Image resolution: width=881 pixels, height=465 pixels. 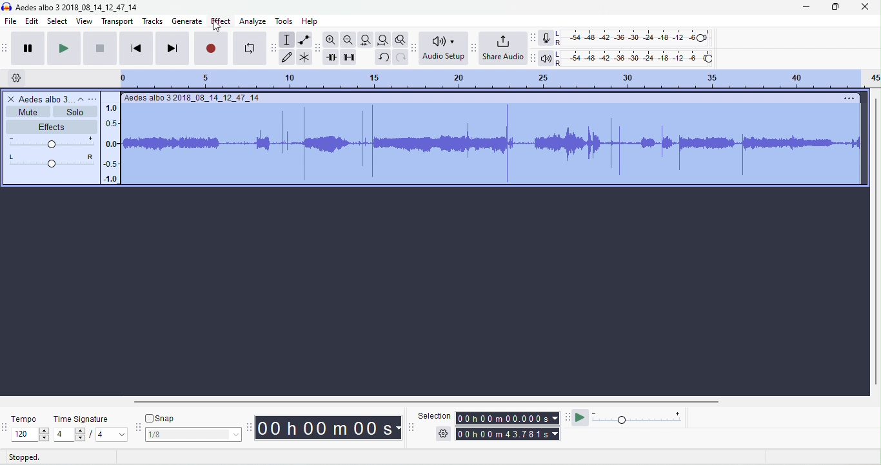 What do you see at coordinates (559, 43) in the screenshot?
I see `R` at bounding box center [559, 43].